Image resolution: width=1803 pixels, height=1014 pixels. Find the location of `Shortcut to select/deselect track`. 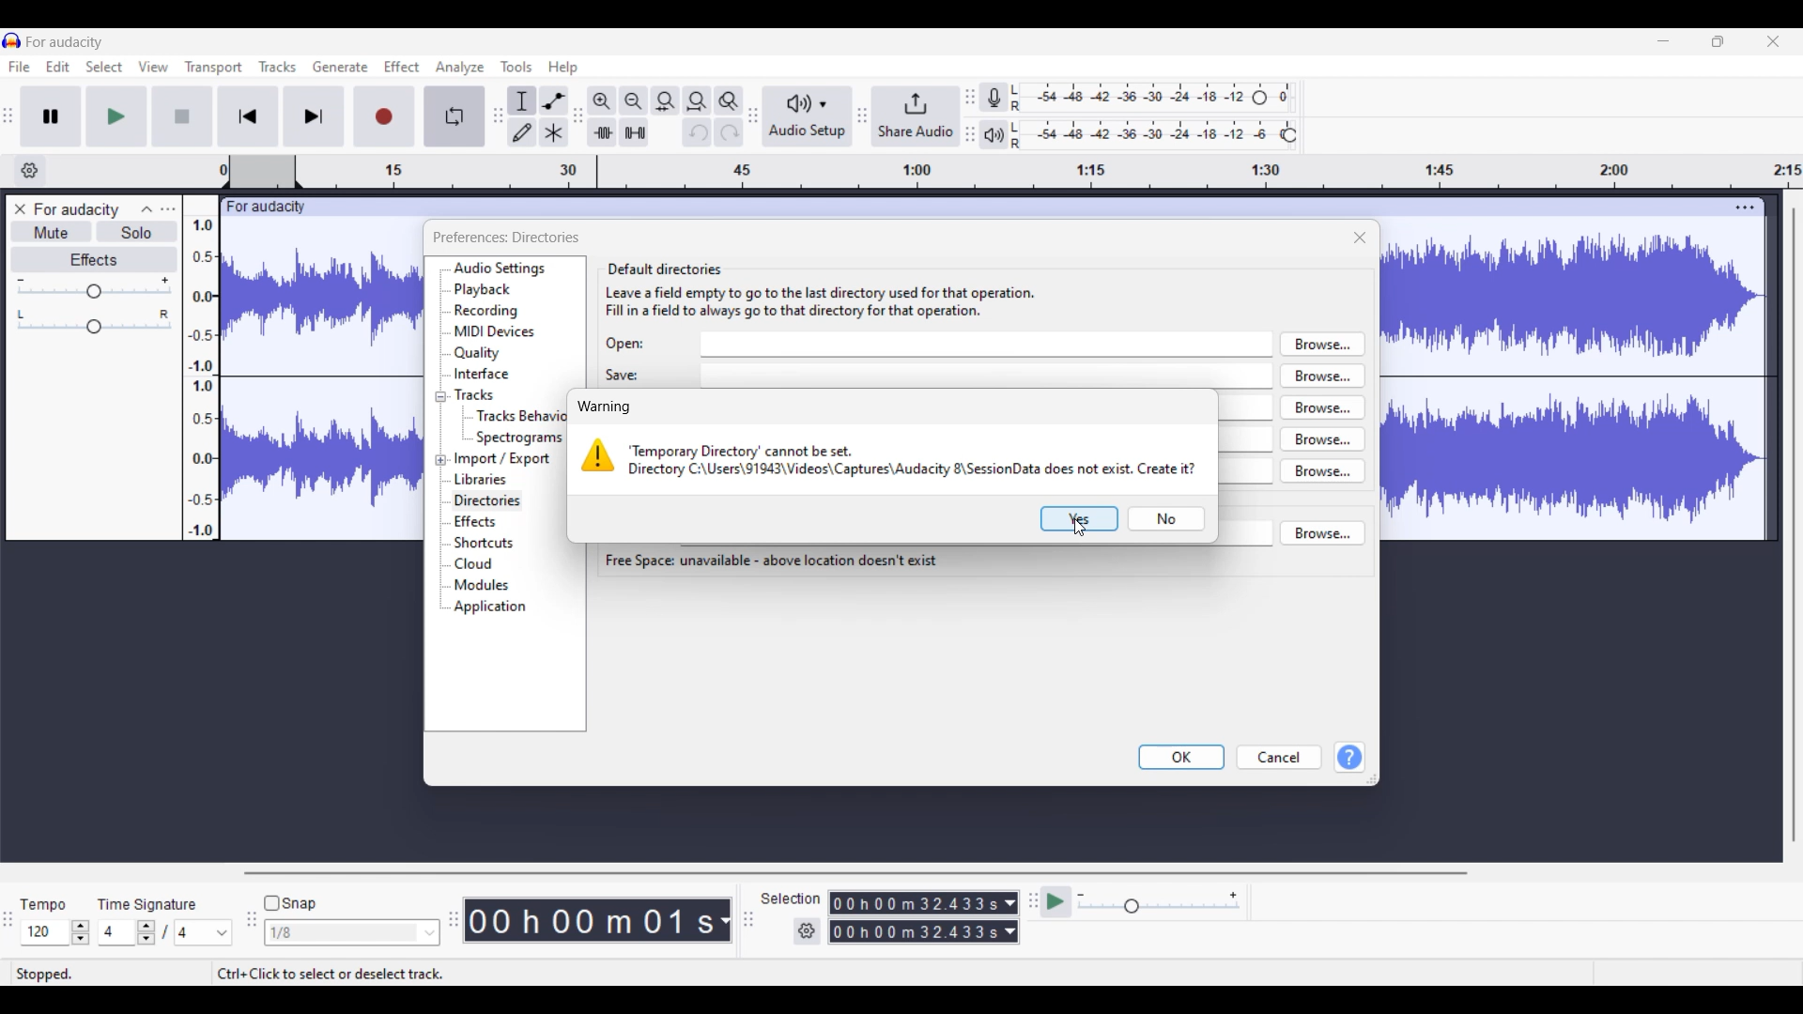

Shortcut to select/deselect track is located at coordinates (331, 973).